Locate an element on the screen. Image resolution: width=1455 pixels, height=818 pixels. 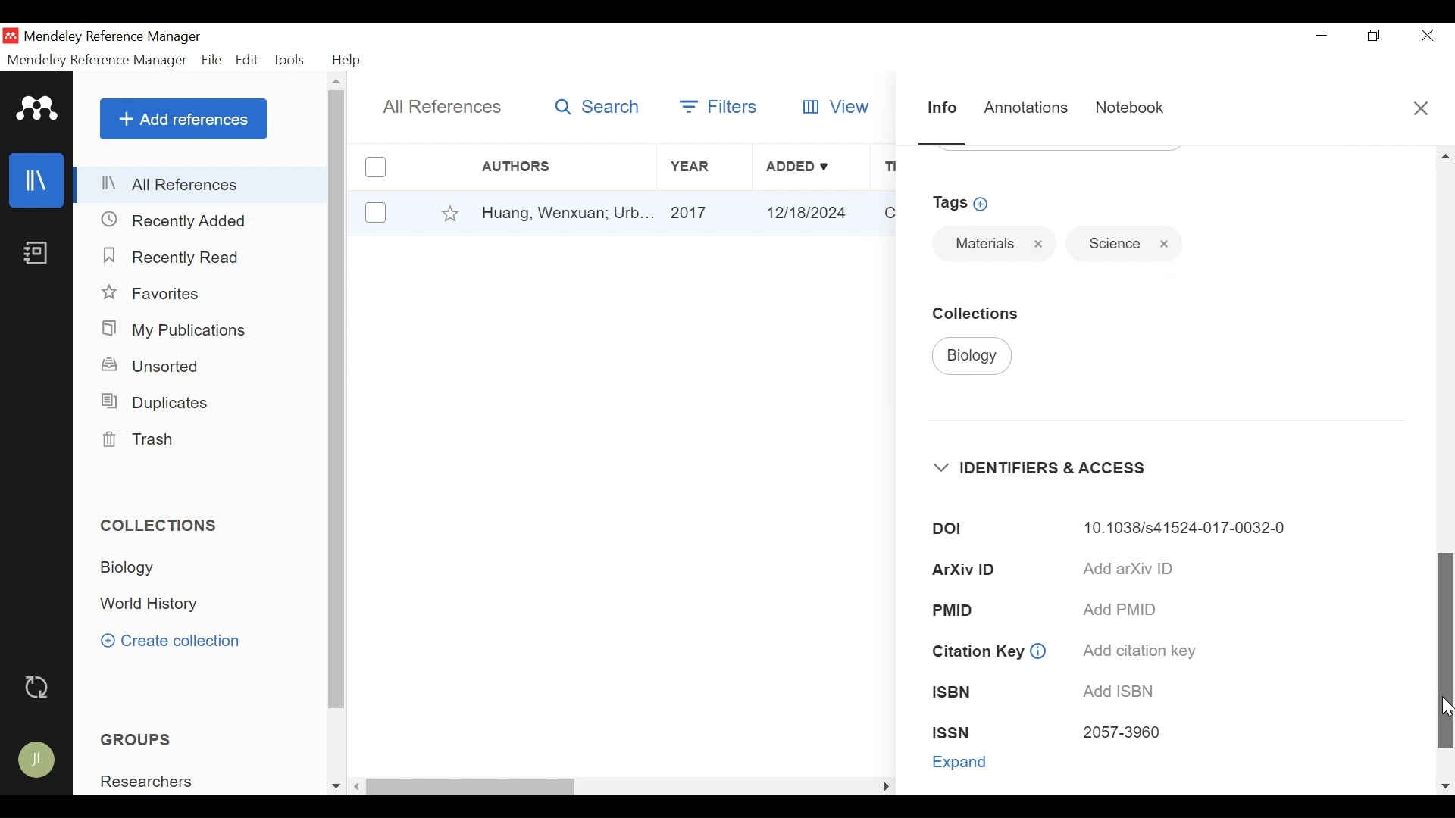
Scroll down is located at coordinates (333, 786).